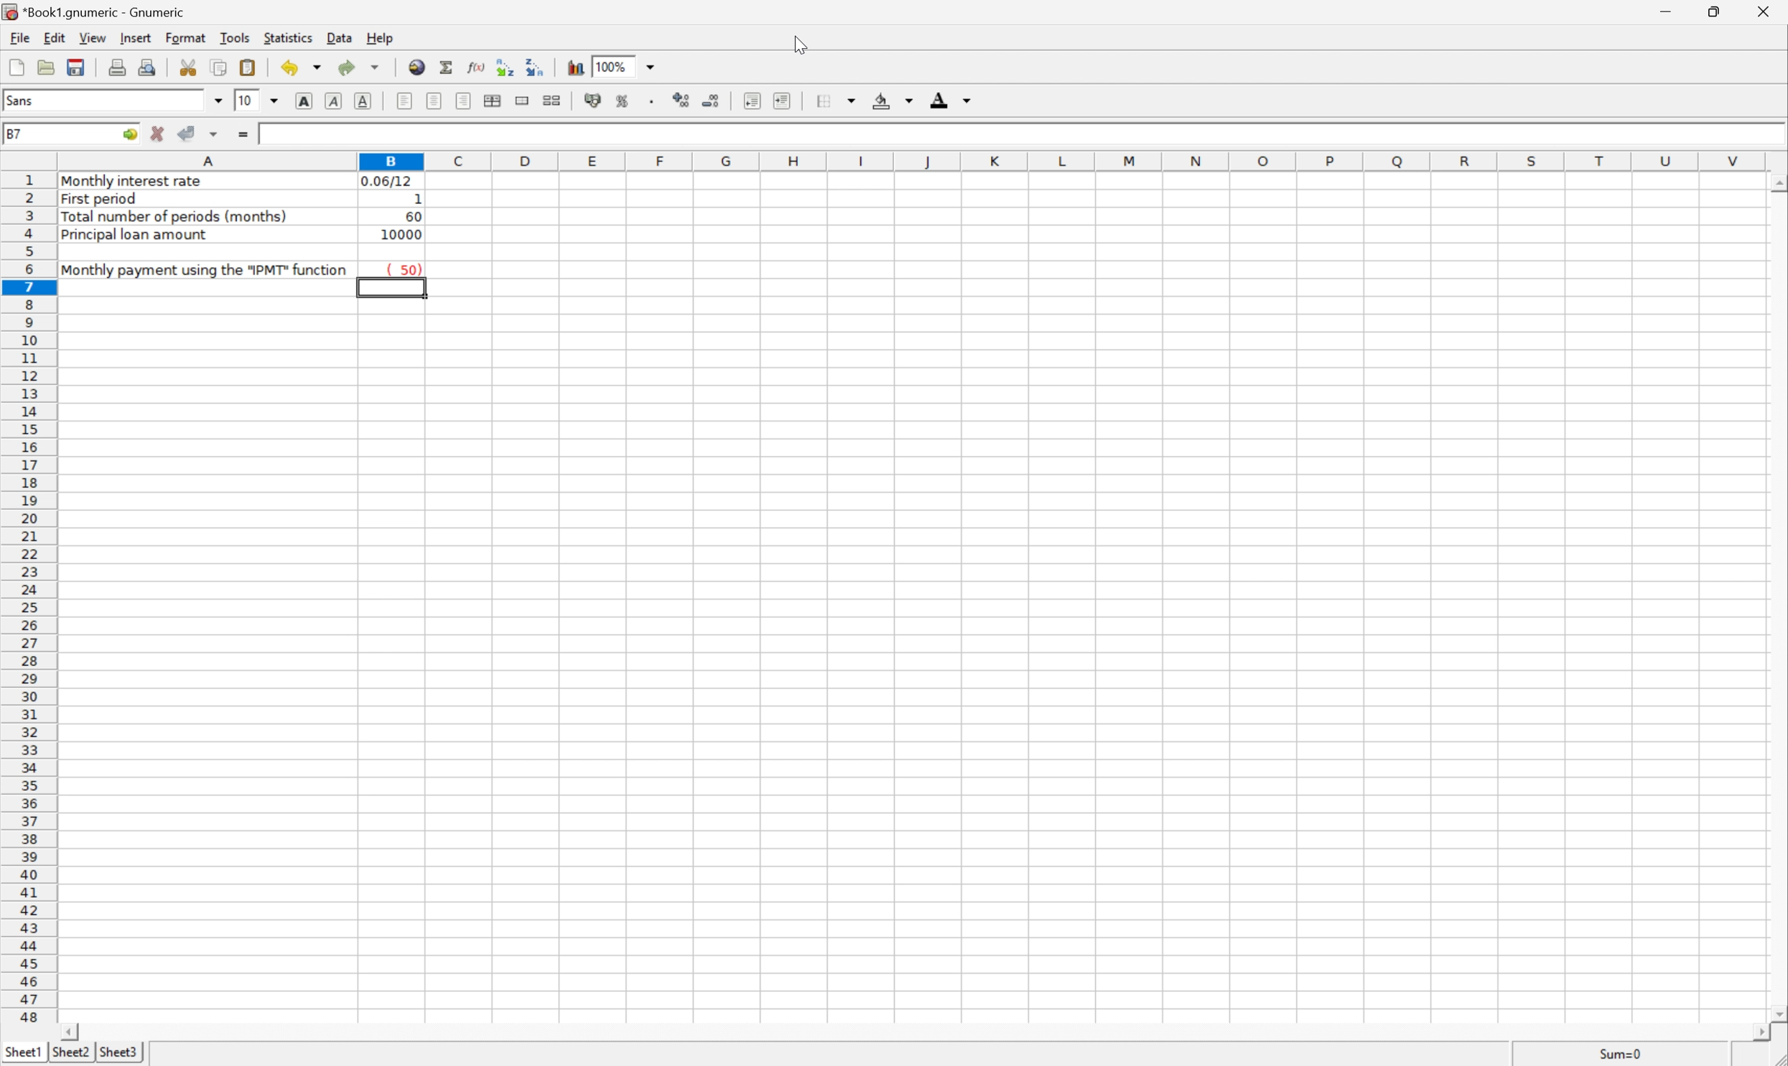  Describe the element at coordinates (503, 67) in the screenshot. I see `Sort the selected region in ascending order based on the first column selected` at that location.